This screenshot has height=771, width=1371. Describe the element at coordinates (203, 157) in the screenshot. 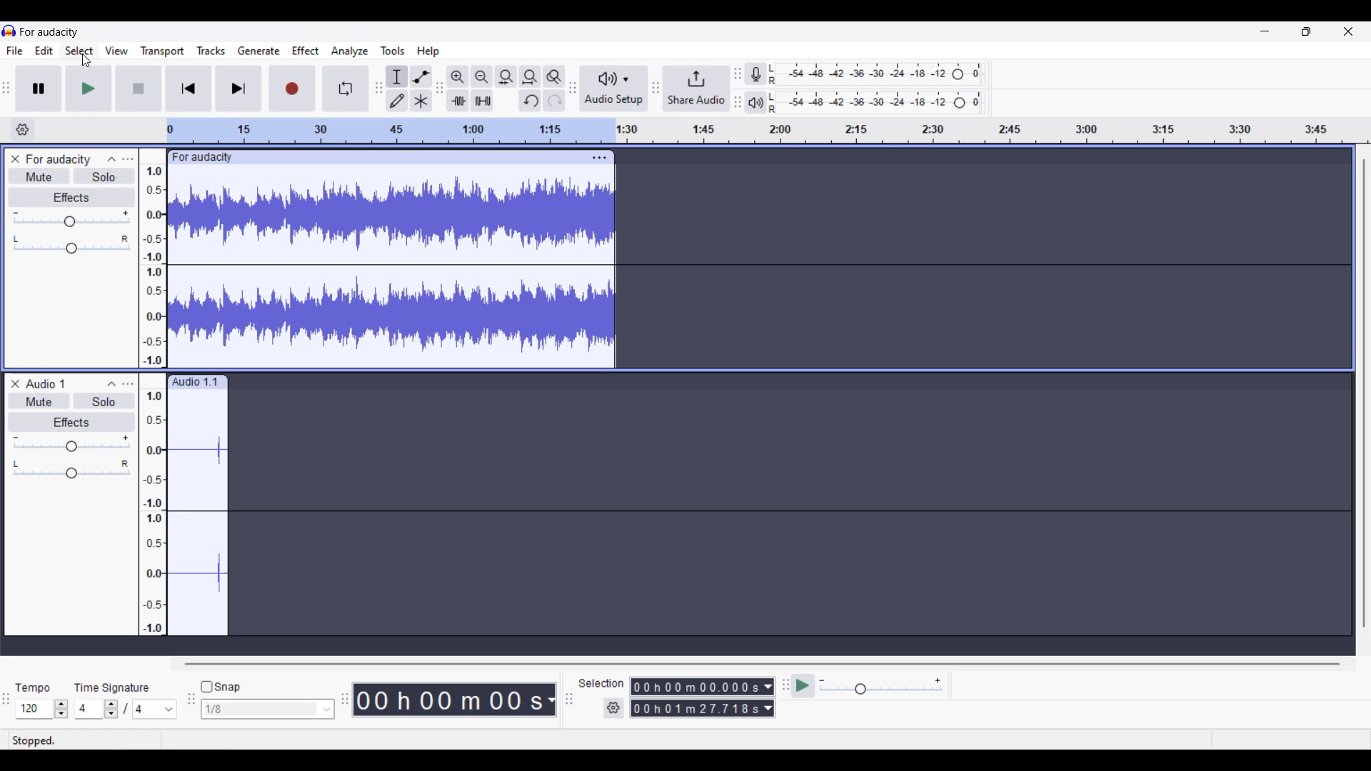

I see `for audacity` at that location.